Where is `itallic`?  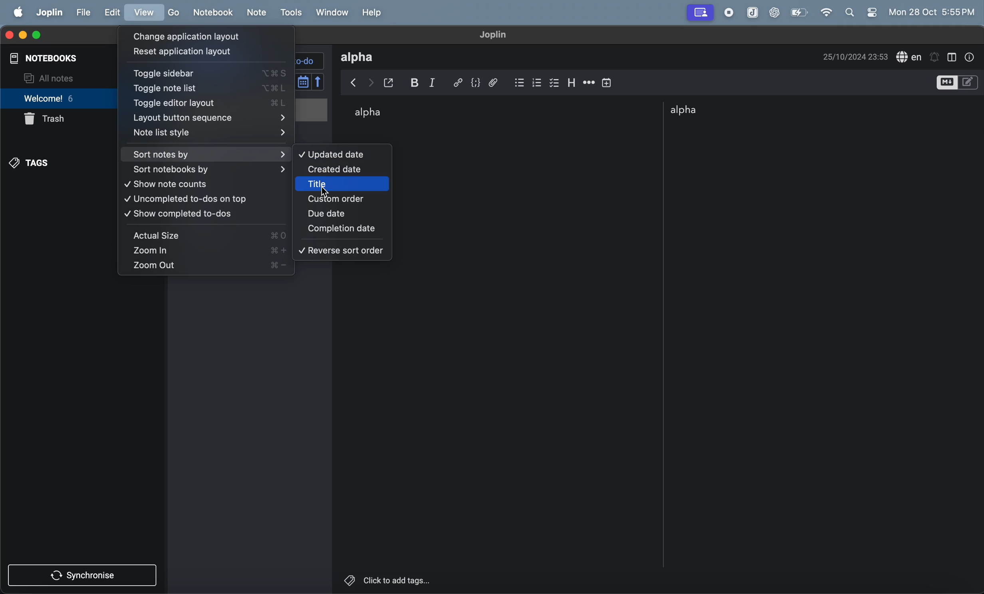
itallic is located at coordinates (439, 82).